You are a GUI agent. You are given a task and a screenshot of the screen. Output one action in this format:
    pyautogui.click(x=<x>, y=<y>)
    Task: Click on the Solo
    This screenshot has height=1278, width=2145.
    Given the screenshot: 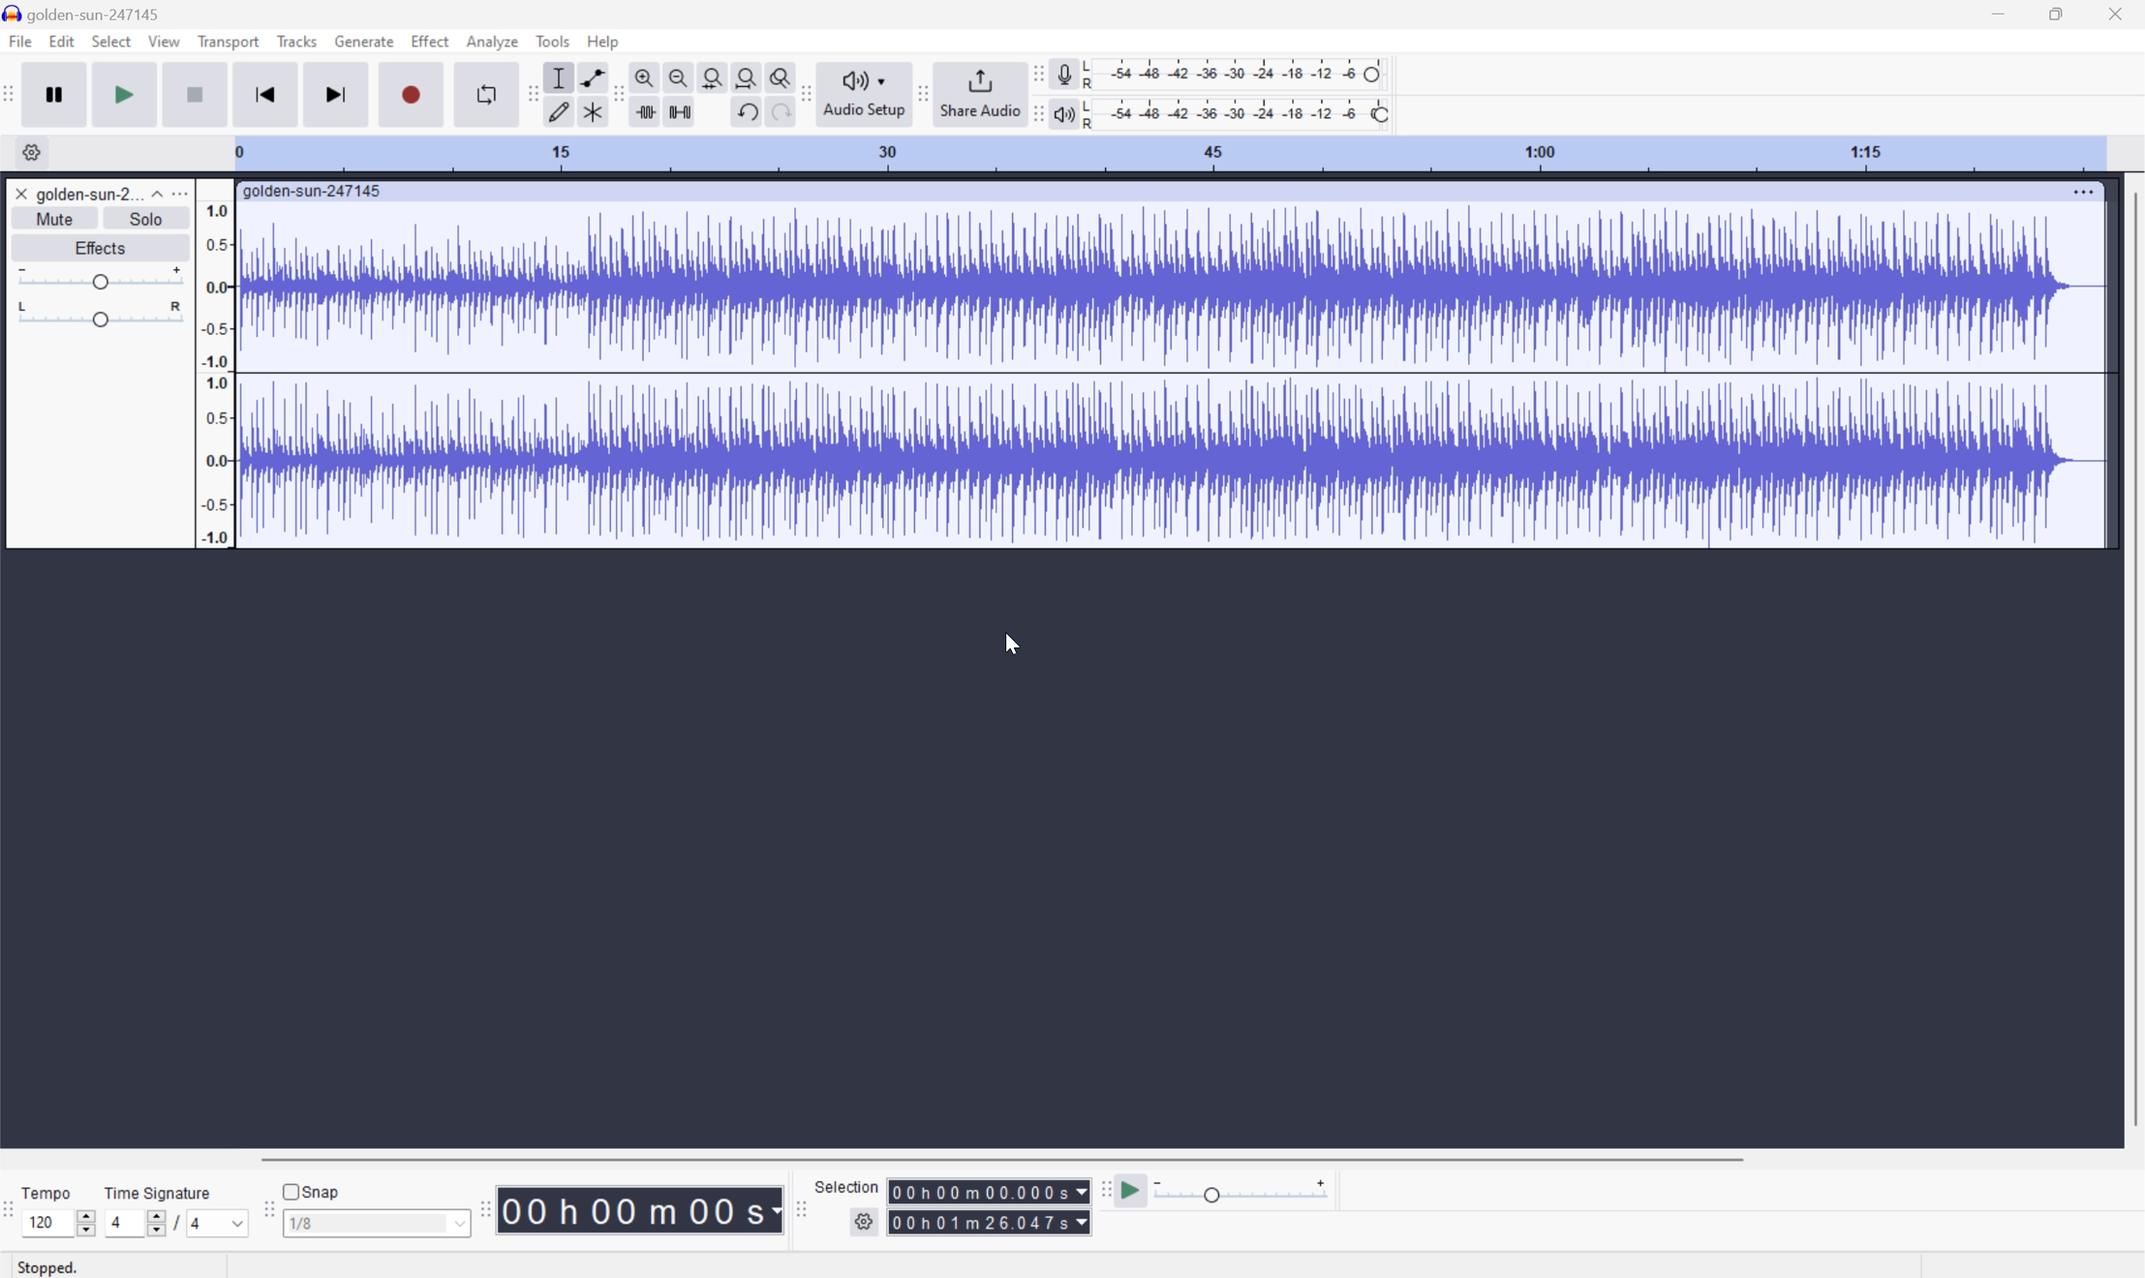 What is the action you would take?
    pyautogui.click(x=146, y=218)
    